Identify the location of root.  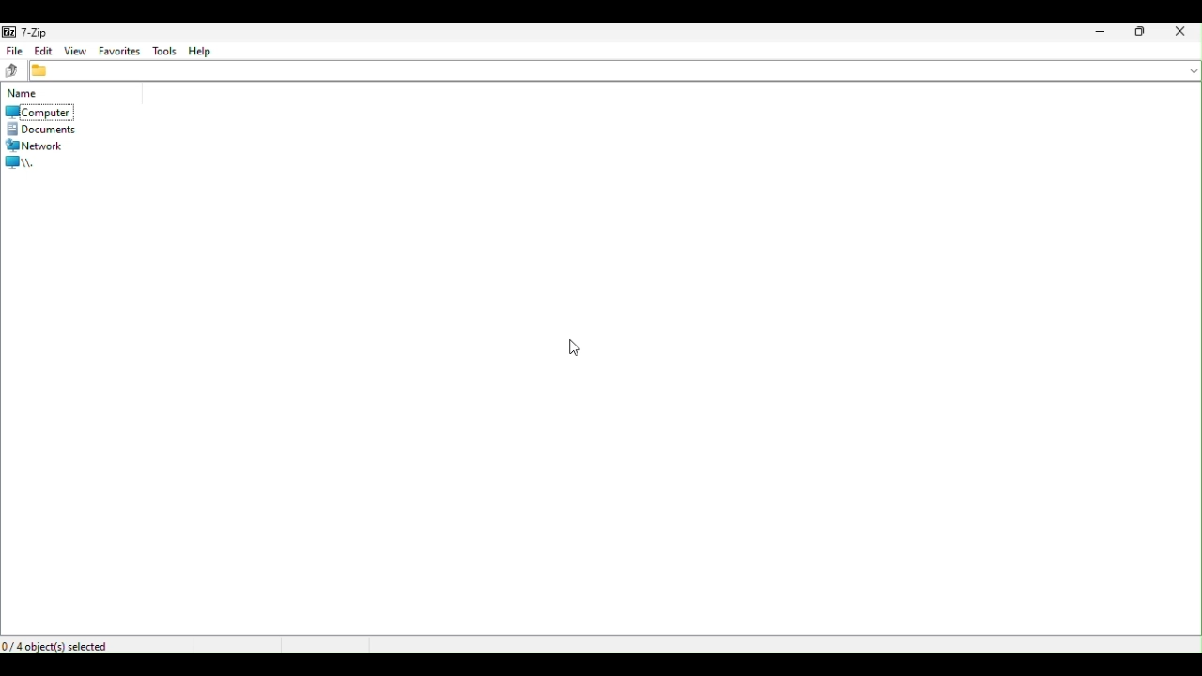
(23, 164).